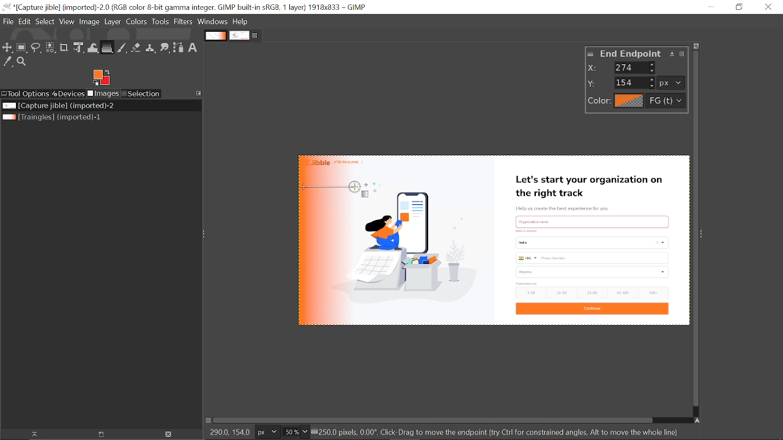 This screenshot has width=783, height=440. I want to click on Rectangular tool, so click(23, 49).